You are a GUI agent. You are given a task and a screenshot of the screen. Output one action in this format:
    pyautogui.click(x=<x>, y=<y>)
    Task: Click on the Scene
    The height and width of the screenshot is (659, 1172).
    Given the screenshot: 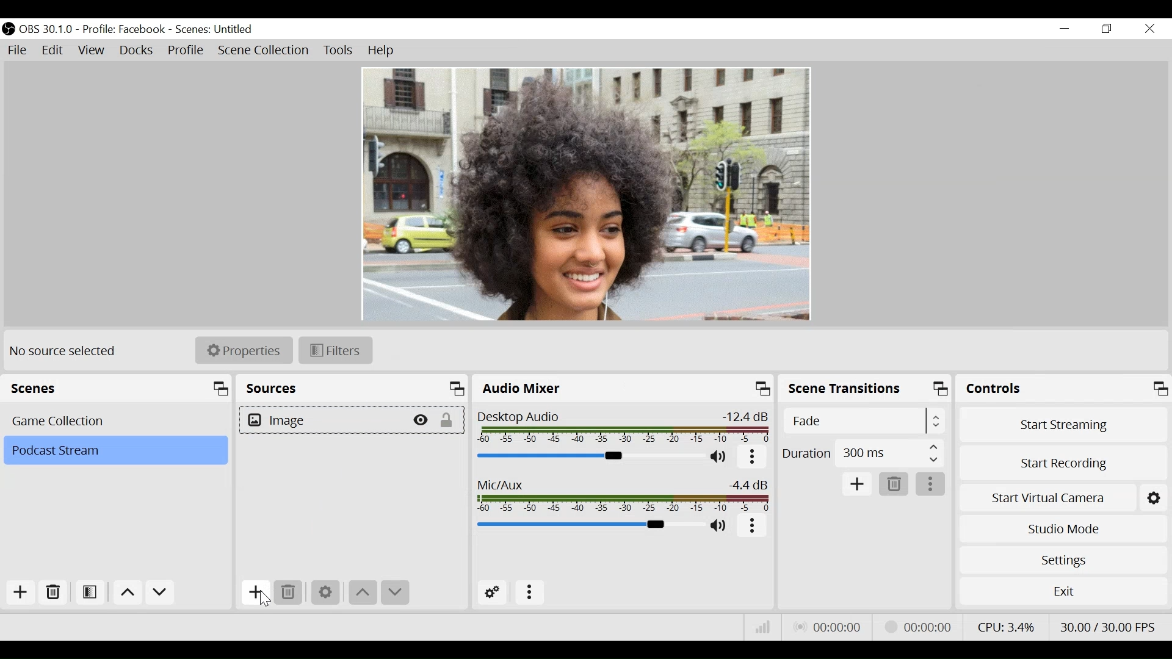 What is the action you would take?
    pyautogui.click(x=215, y=30)
    